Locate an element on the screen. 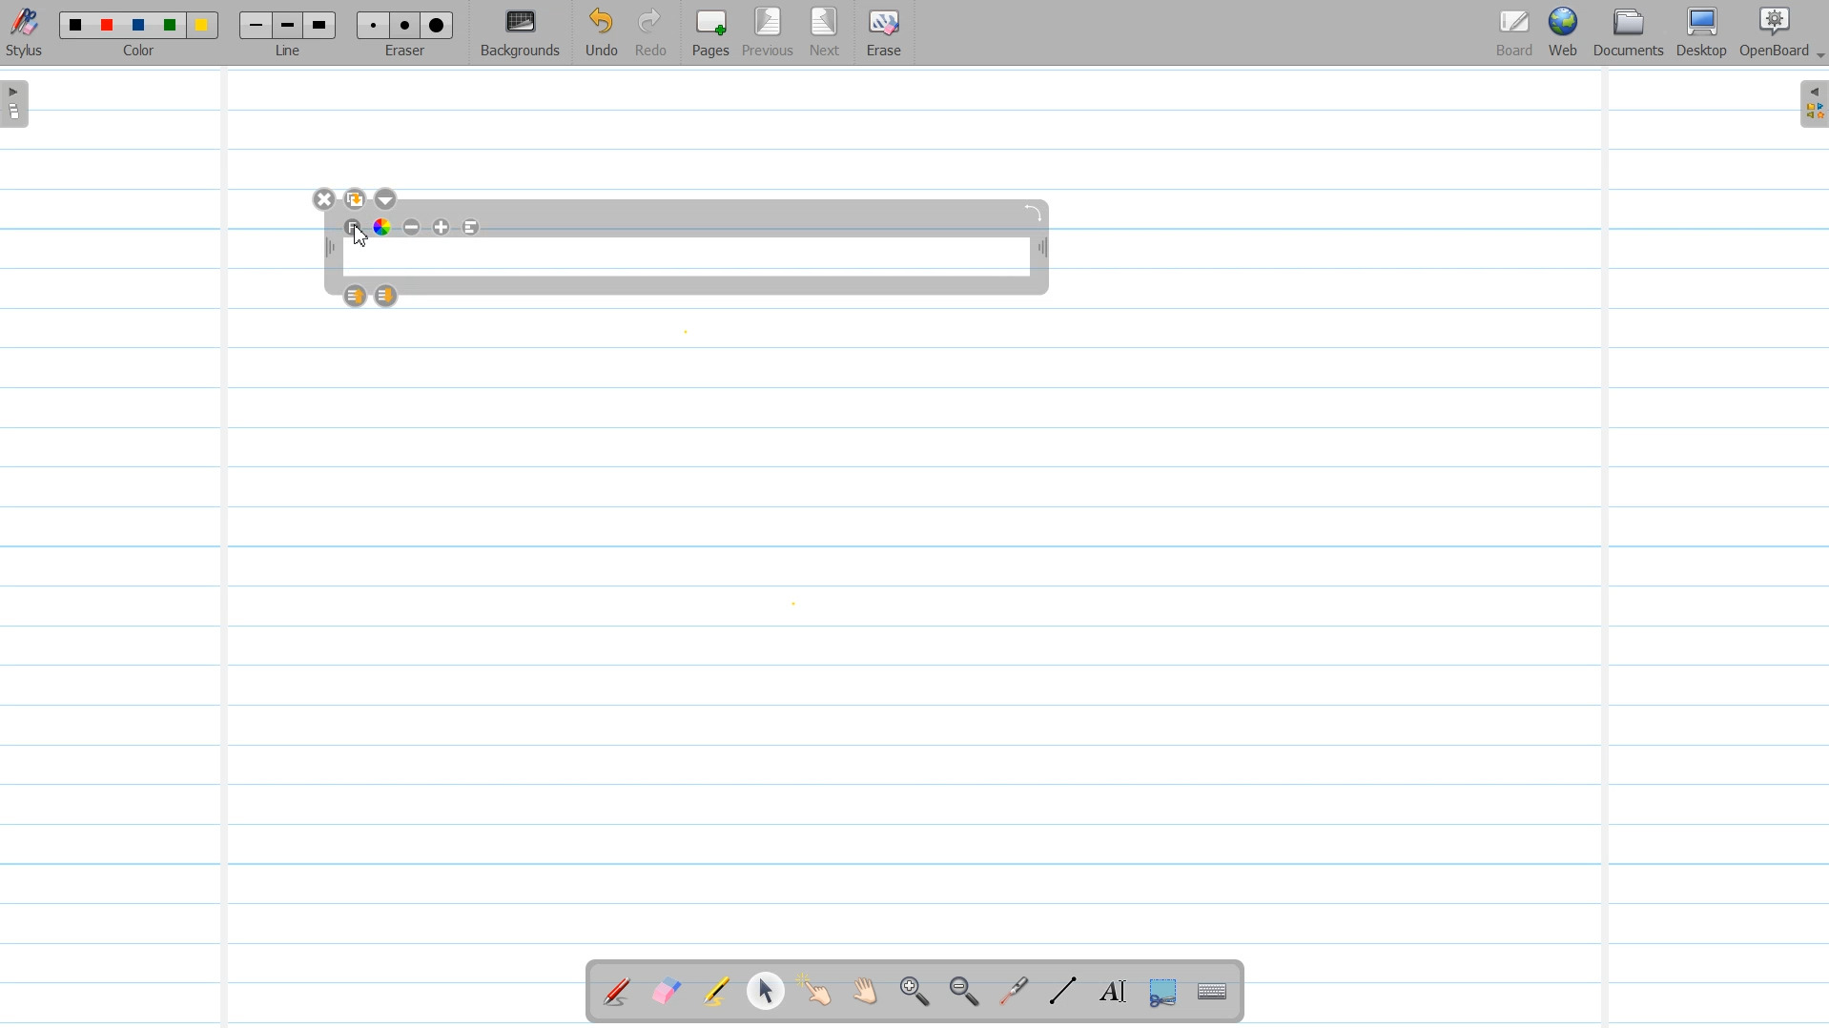 This screenshot has height=1028, width=1829. Text Tool is located at coordinates (1109, 992).